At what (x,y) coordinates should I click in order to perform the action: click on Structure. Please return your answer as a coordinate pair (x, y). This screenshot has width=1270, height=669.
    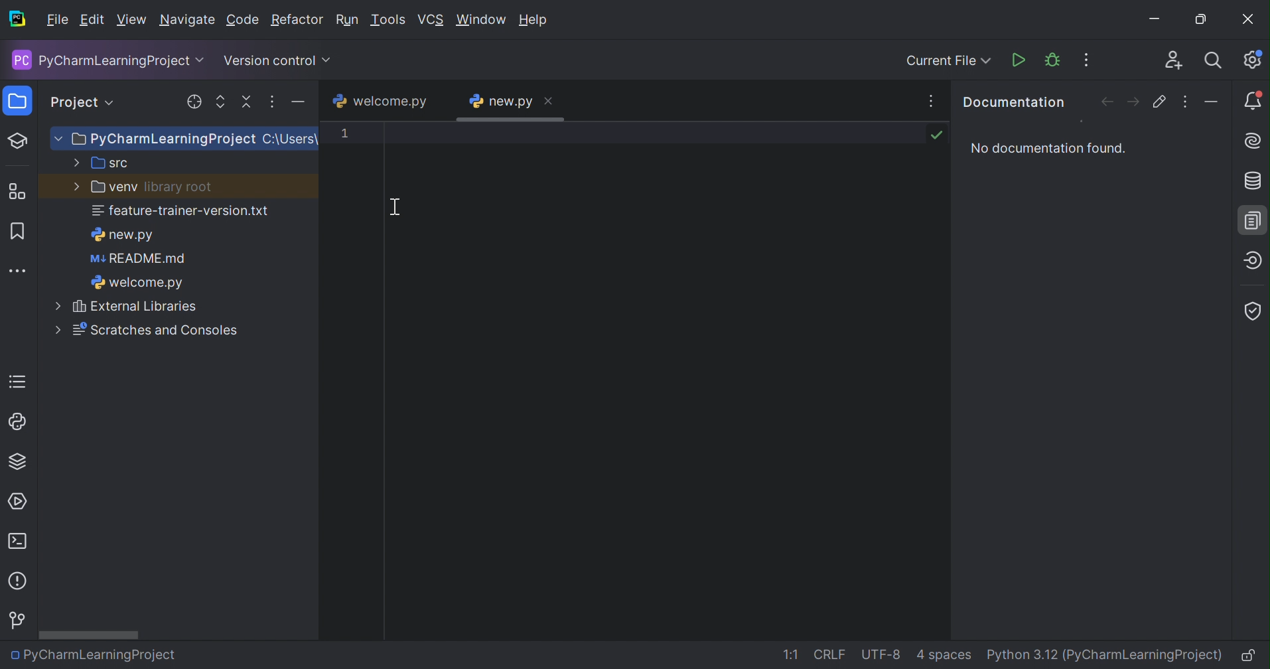
    Looking at the image, I should click on (17, 191).